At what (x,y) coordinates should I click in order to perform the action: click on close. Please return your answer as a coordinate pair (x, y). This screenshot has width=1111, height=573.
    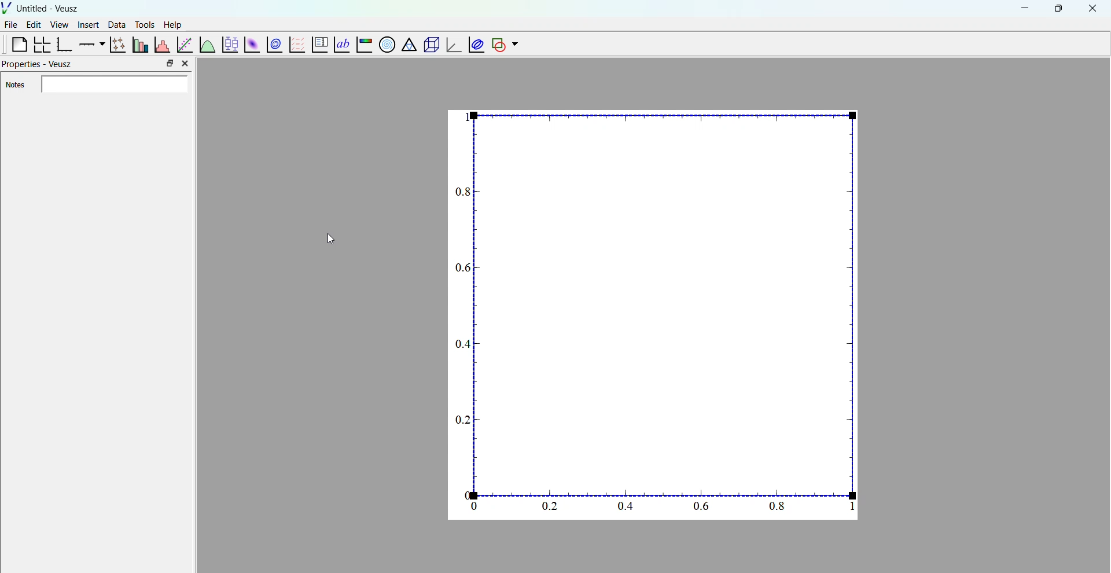
    Looking at the image, I should click on (1093, 9).